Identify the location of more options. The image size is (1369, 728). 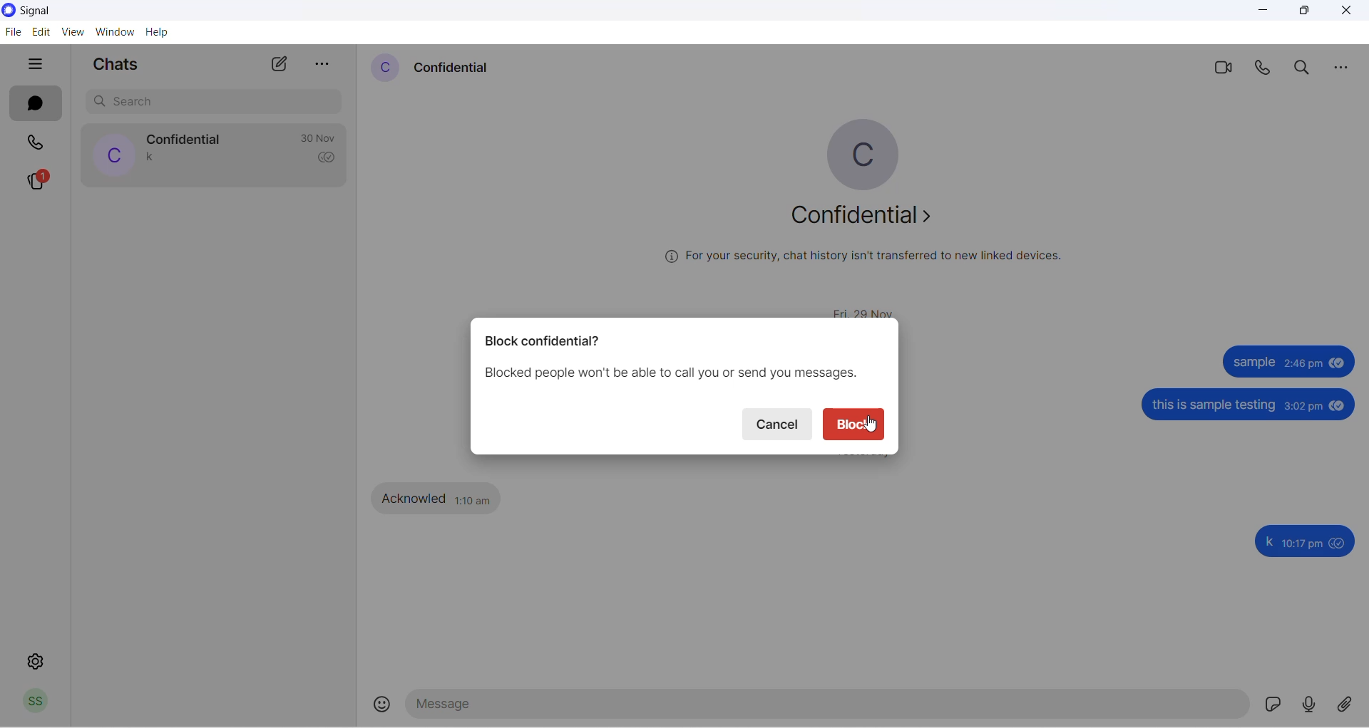
(1345, 68).